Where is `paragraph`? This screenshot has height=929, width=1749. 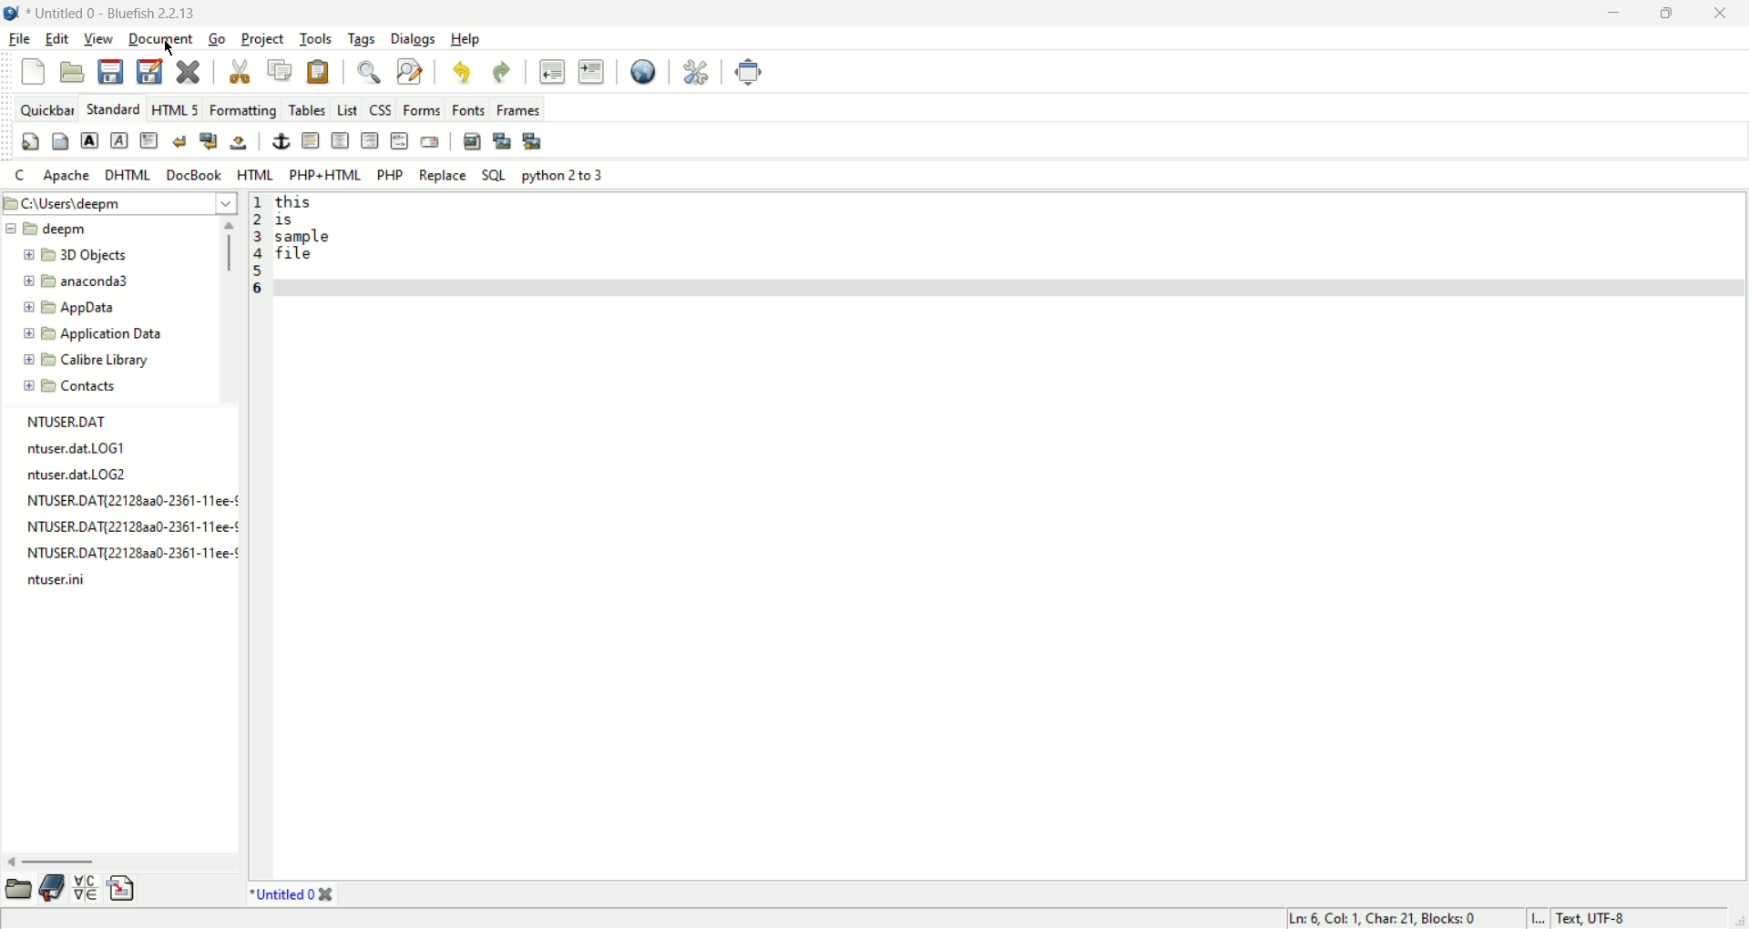
paragraph is located at coordinates (148, 141).